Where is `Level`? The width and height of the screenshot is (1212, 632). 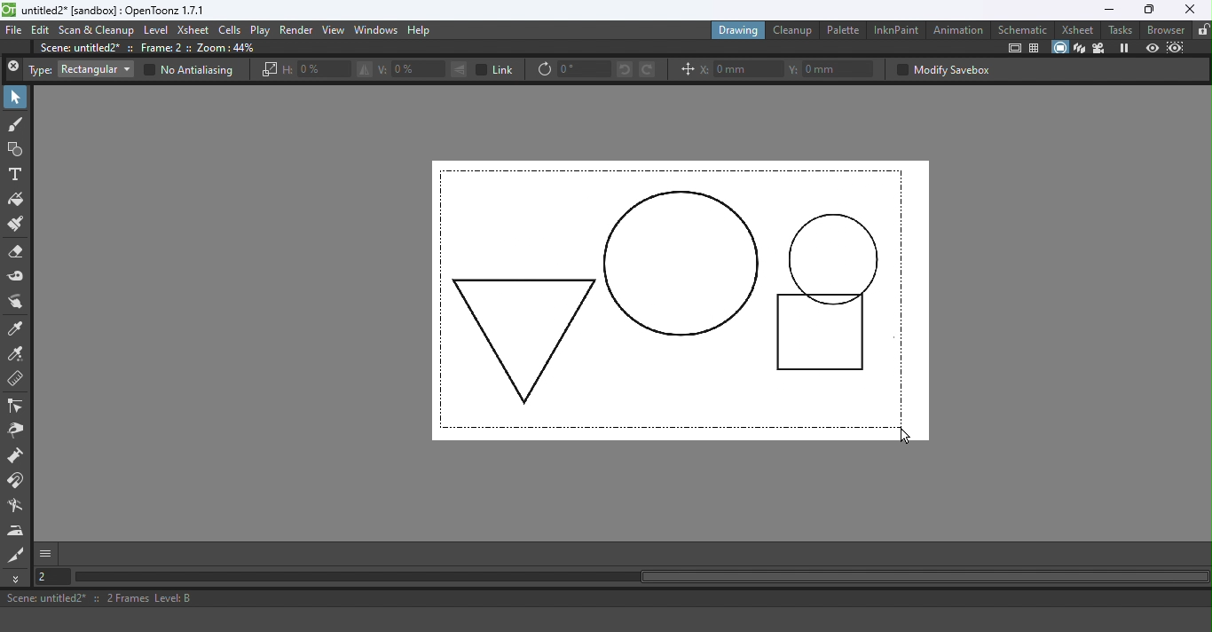
Level is located at coordinates (155, 31).